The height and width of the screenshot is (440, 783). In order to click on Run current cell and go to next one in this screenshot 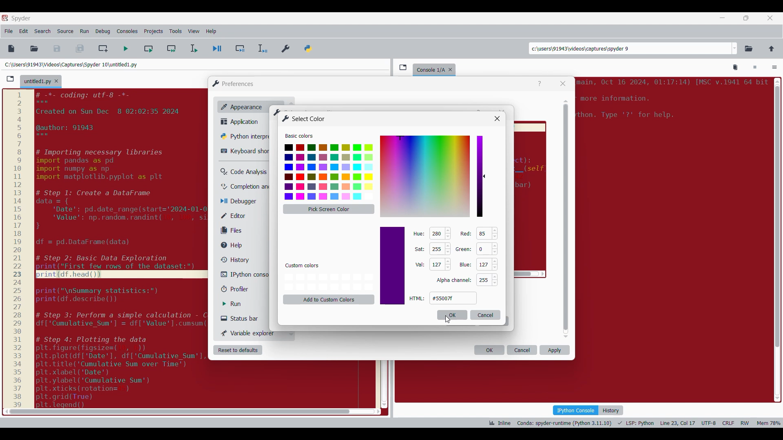, I will do `click(171, 48)`.